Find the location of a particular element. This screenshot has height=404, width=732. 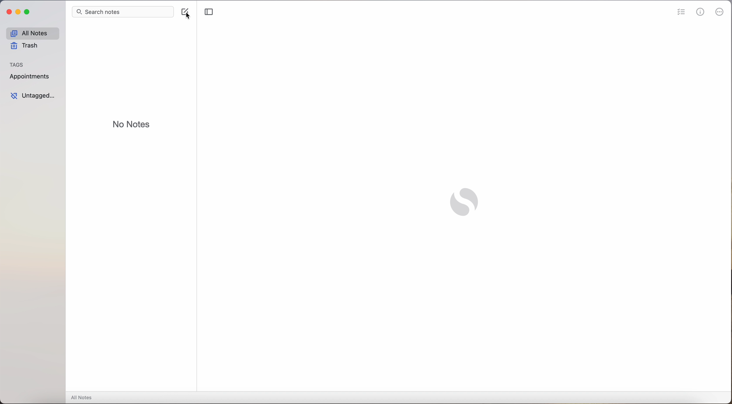

click on create note is located at coordinates (185, 14).